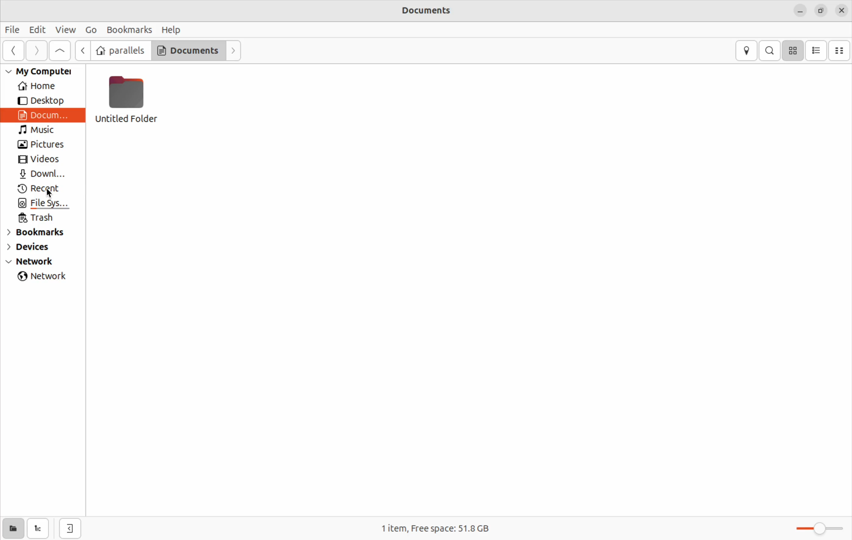  Describe the element at coordinates (13, 529) in the screenshot. I see `show places` at that location.